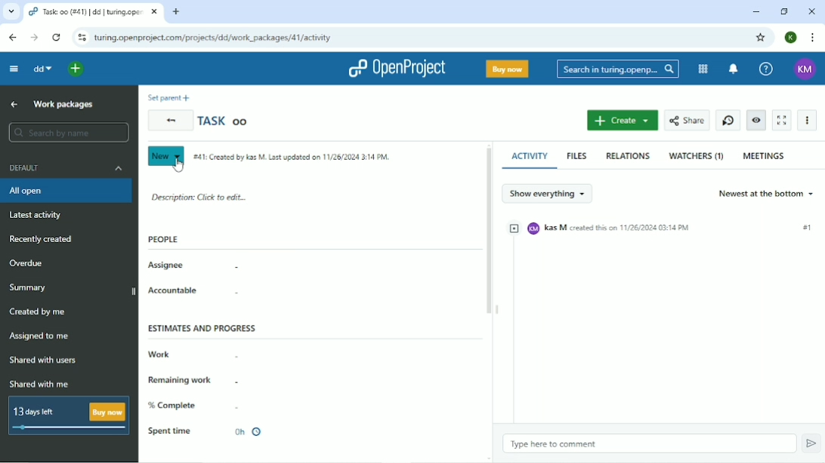 This screenshot has height=463, width=825. What do you see at coordinates (733, 69) in the screenshot?
I see `To notification center` at bounding box center [733, 69].